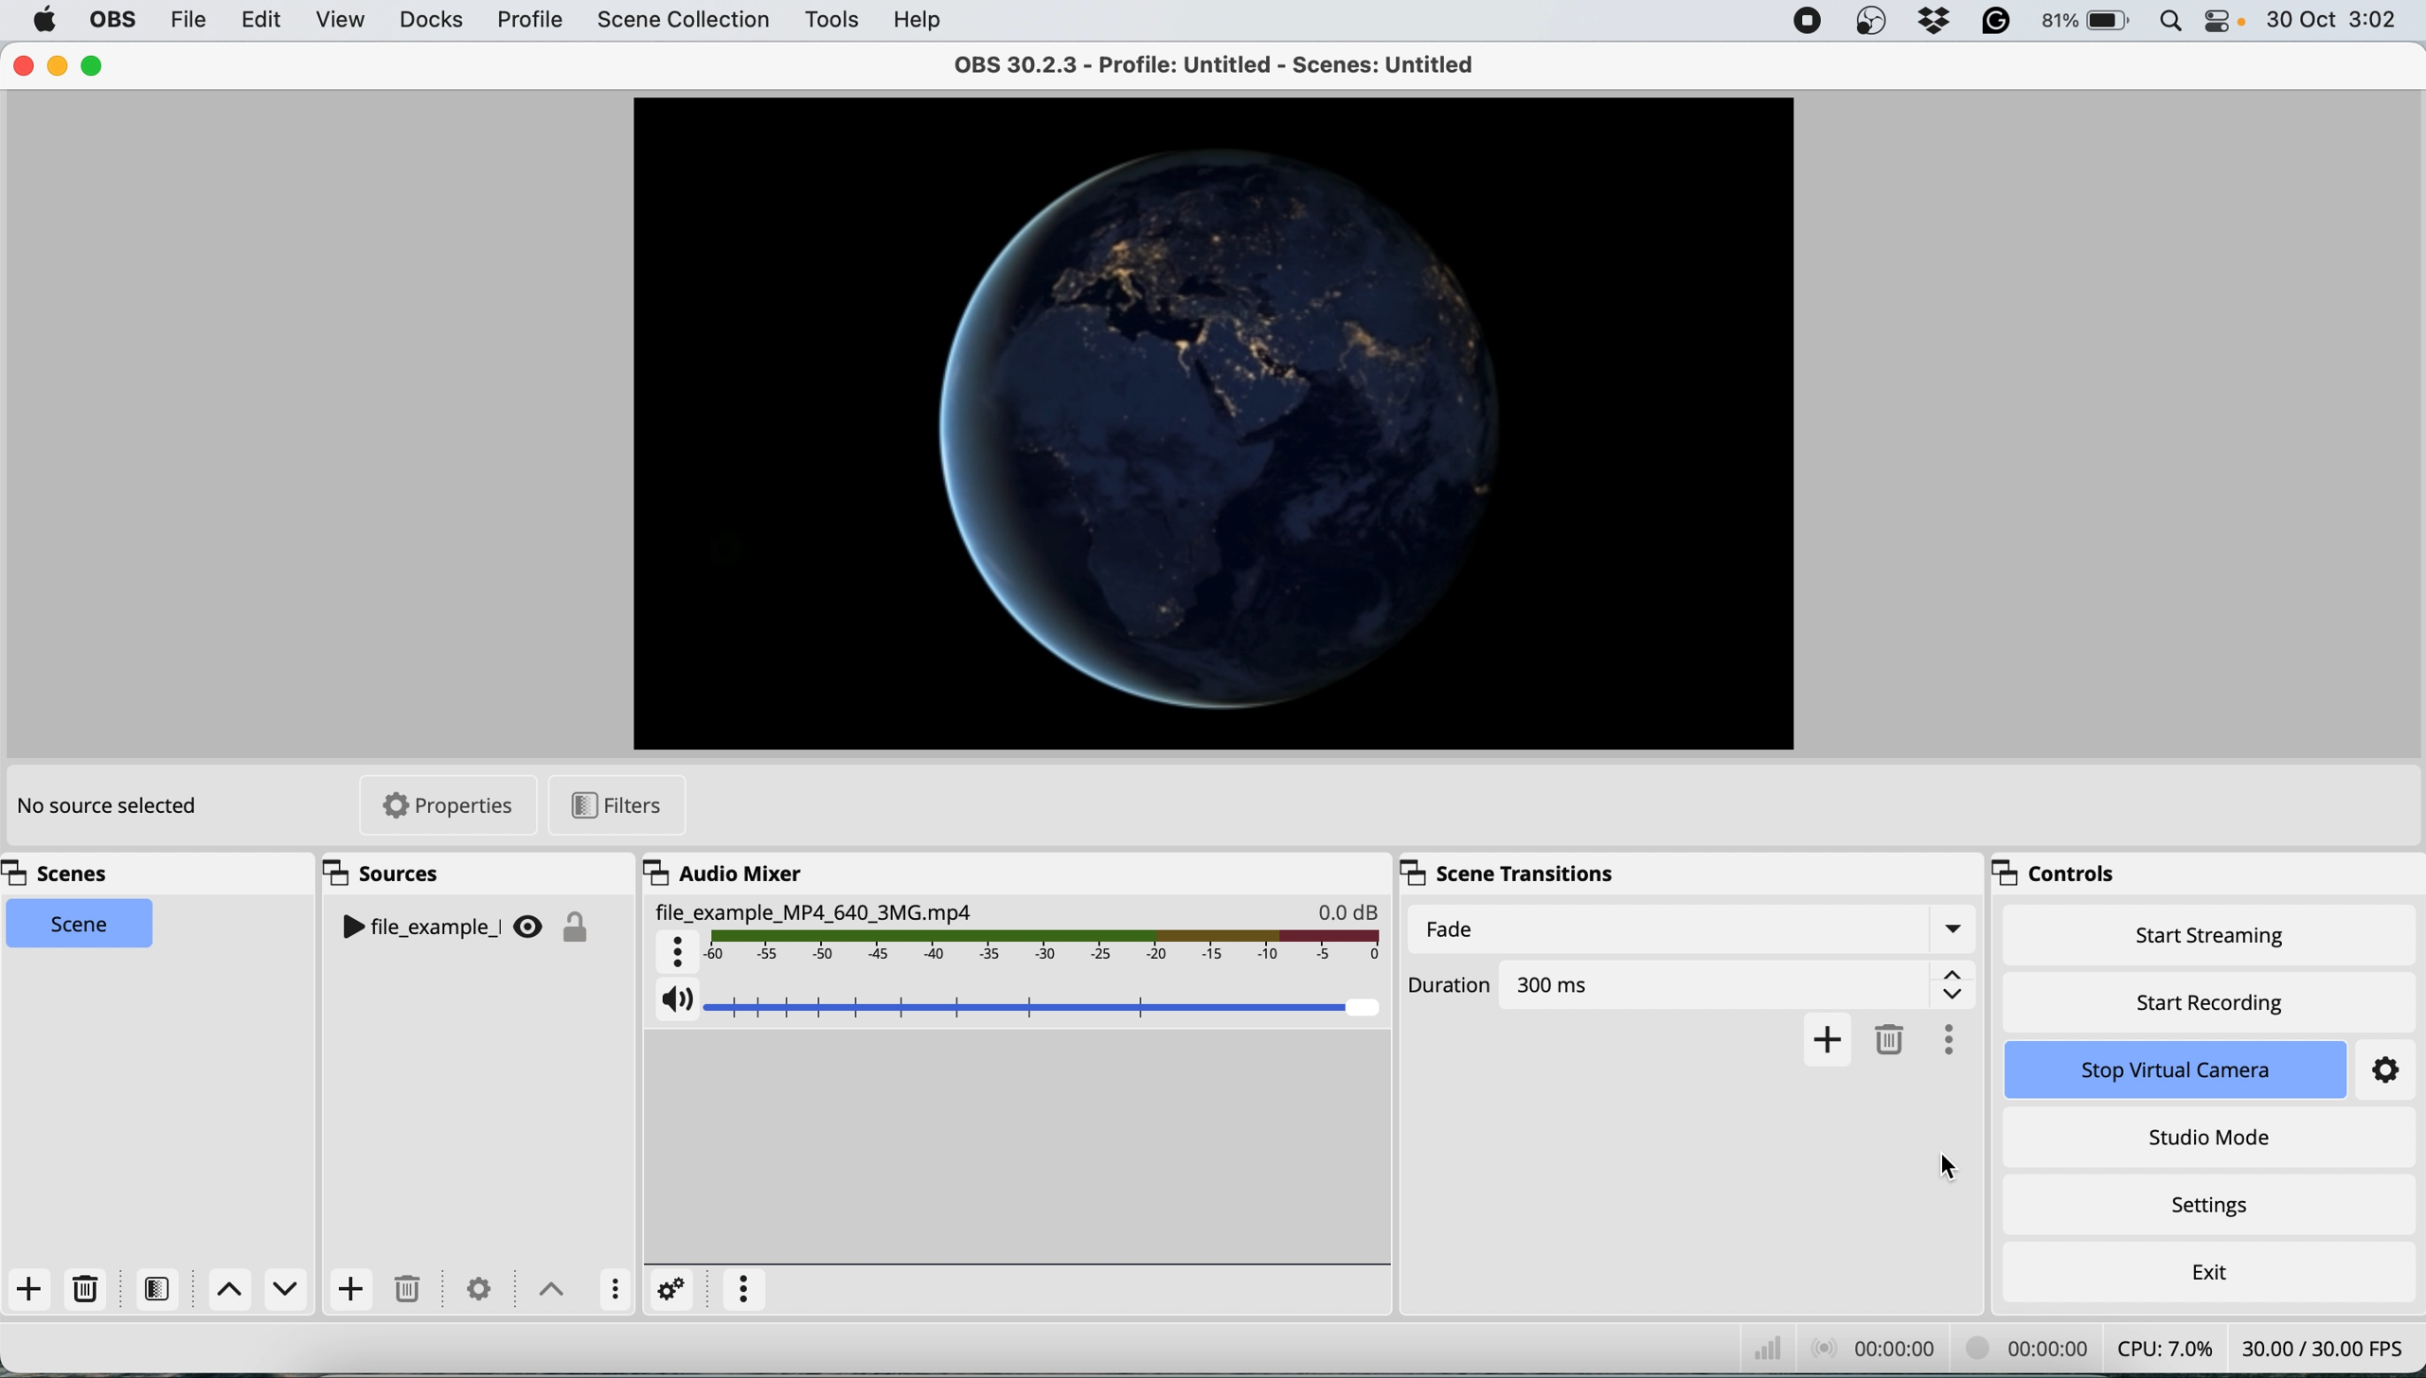 Image resolution: width=2426 pixels, height=1378 pixels. Describe the element at coordinates (1018, 999) in the screenshot. I see `source audio volume` at that location.